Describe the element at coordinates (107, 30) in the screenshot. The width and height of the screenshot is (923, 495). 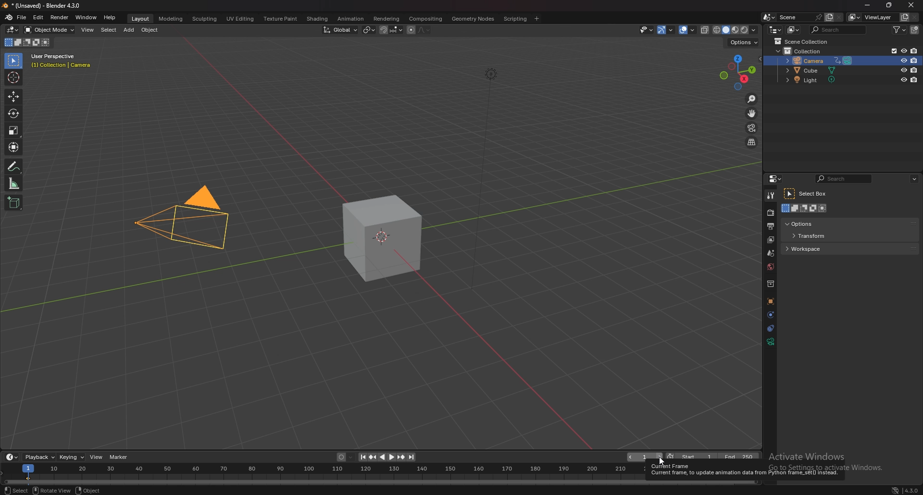
I see `select` at that location.